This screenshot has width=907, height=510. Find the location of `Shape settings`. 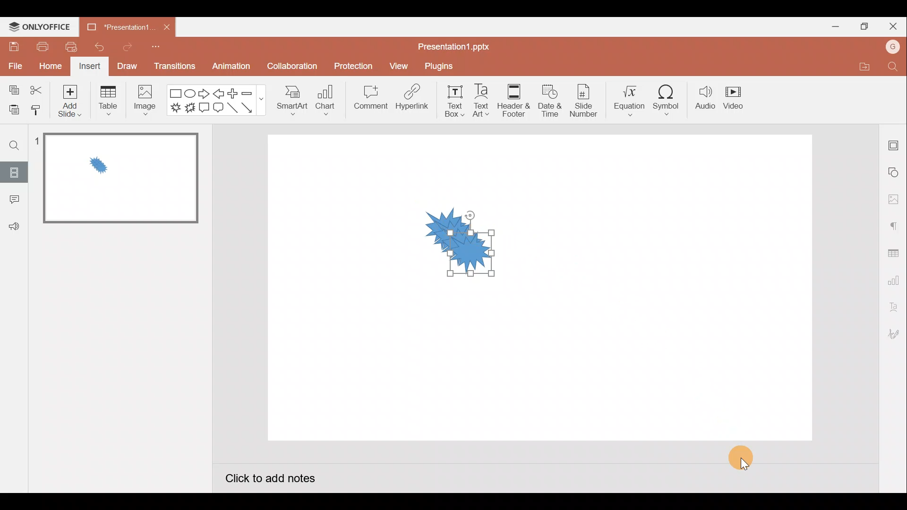

Shape settings is located at coordinates (895, 171).